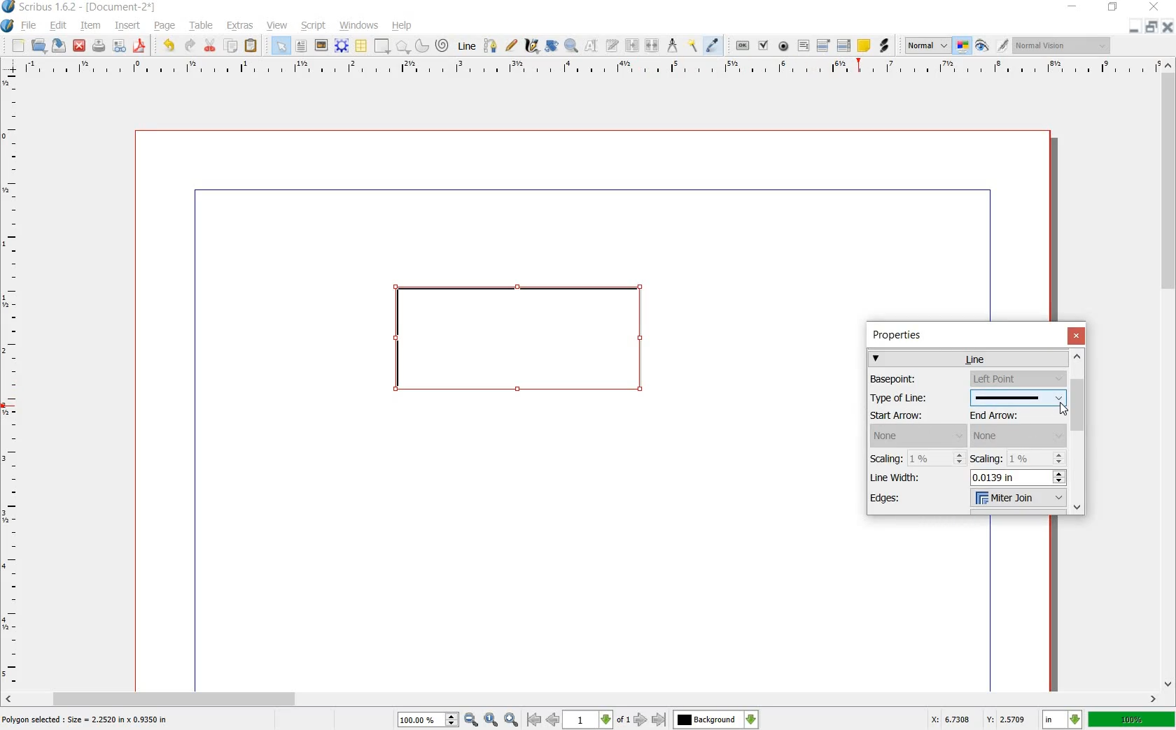  What do you see at coordinates (612, 46) in the screenshot?
I see `EDIT TEXT WITH STORY EDITOR` at bounding box center [612, 46].